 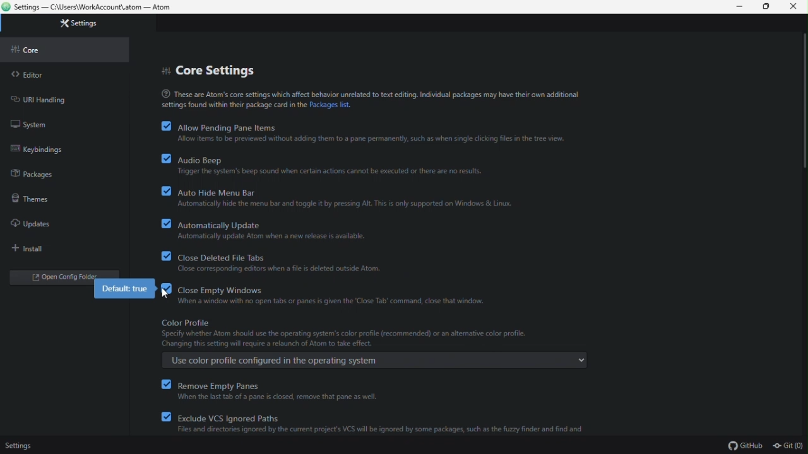 What do you see at coordinates (386, 426) in the screenshot?
I see `exclude VCS ignored paths` at bounding box center [386, 426].